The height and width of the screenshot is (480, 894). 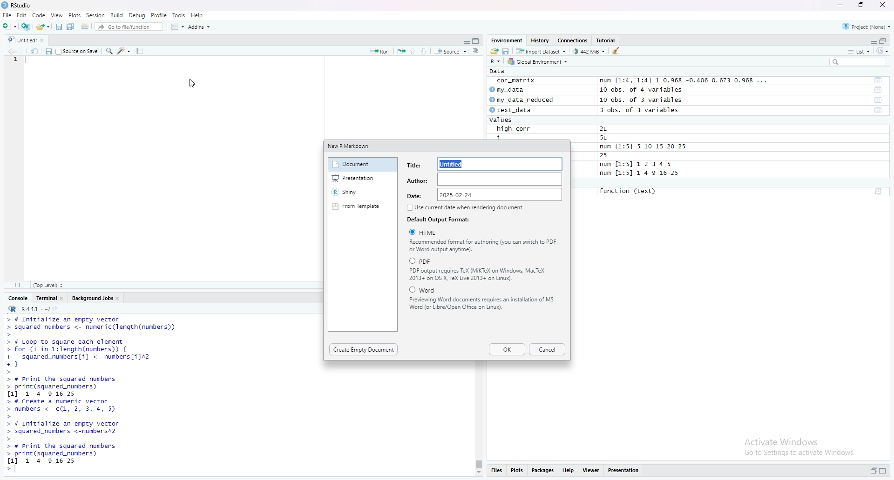 I want to click on 5L, so click(x=613, y=137).